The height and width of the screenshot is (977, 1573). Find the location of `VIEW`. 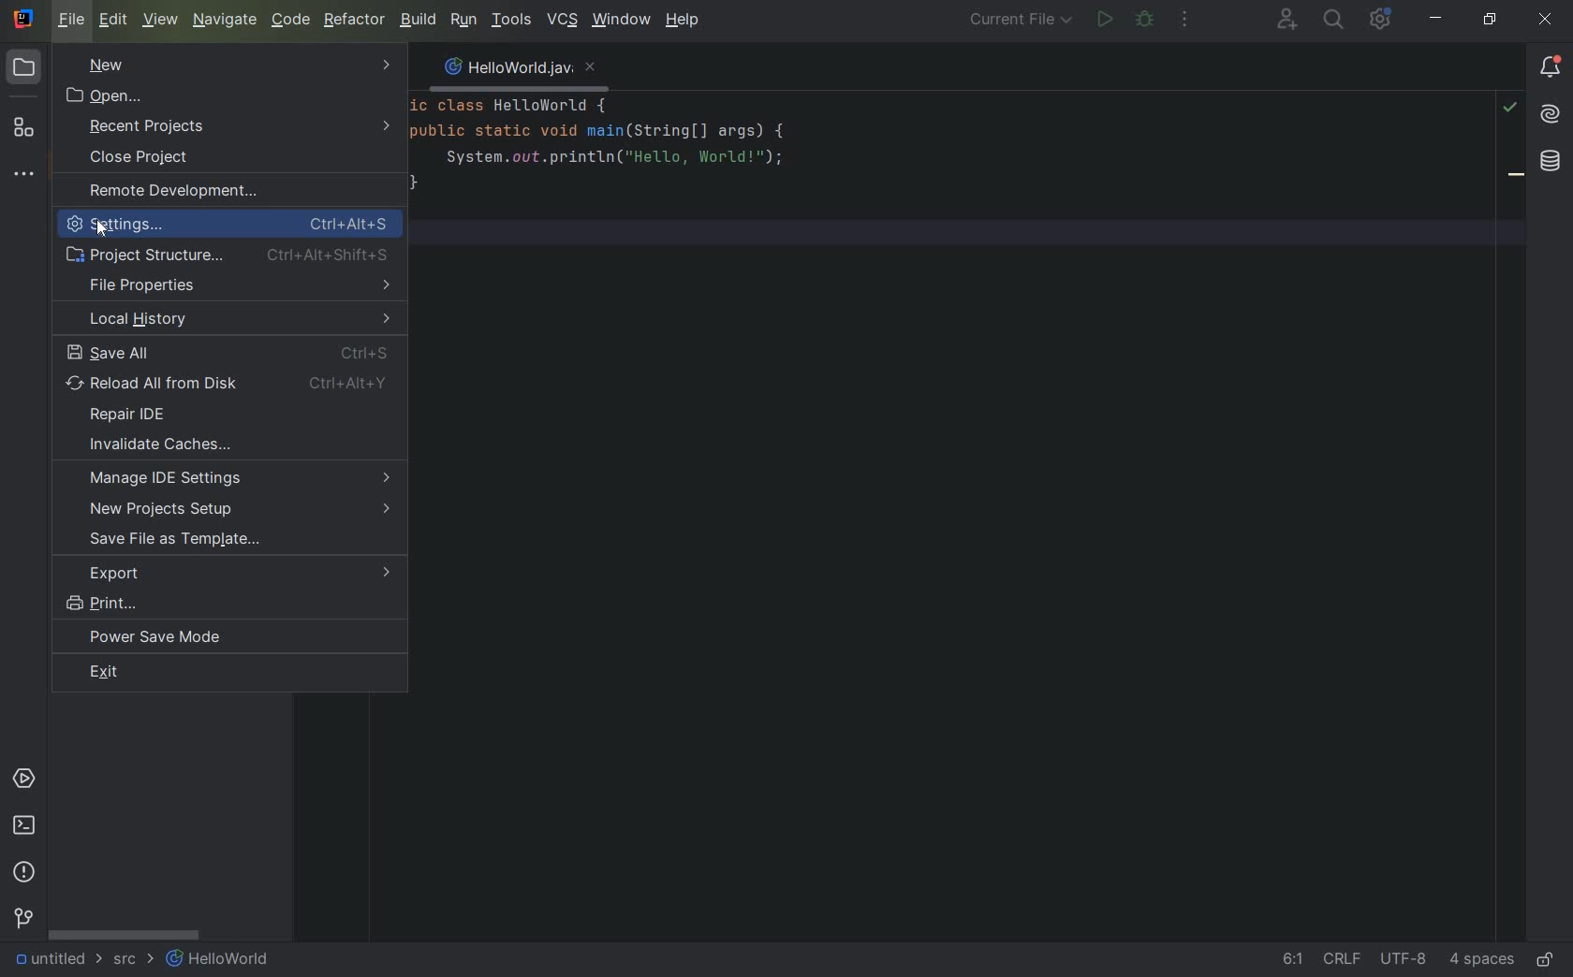

VIEW is located at coordinates (160, 21).